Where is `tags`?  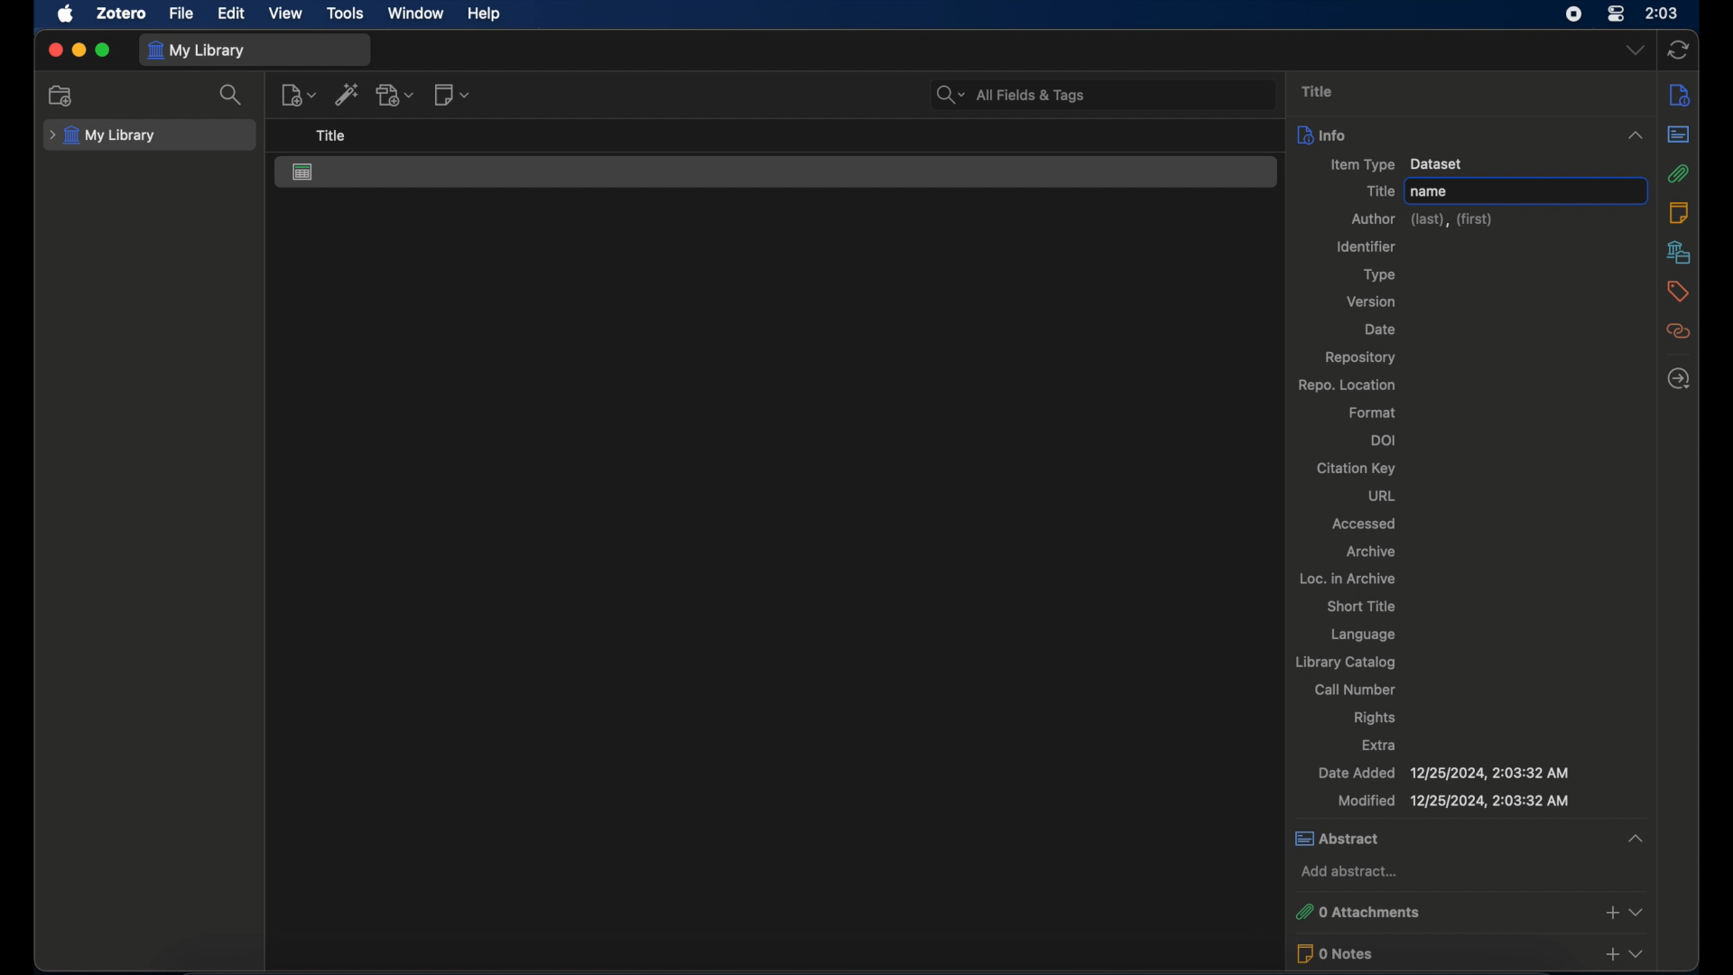 tags is located at coordinates (1680, 292).